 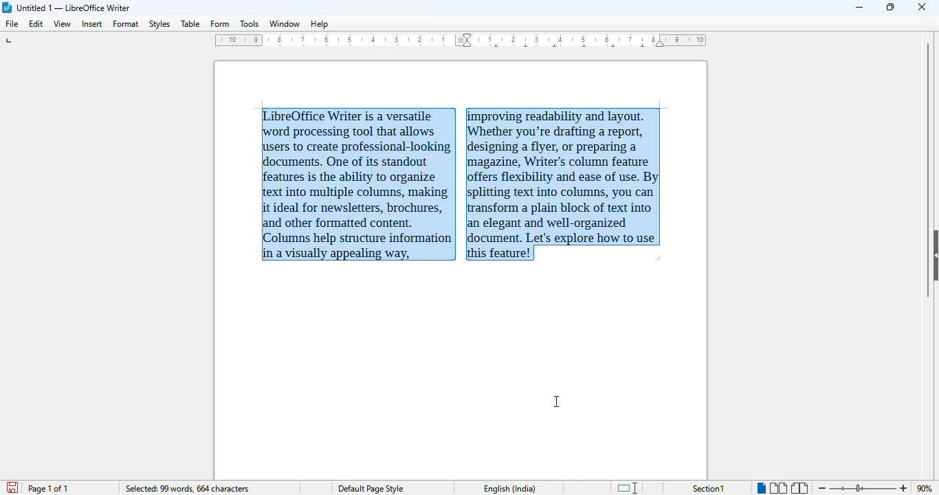 I want to click on vertical scroll bar, so click(x=928, y=169).